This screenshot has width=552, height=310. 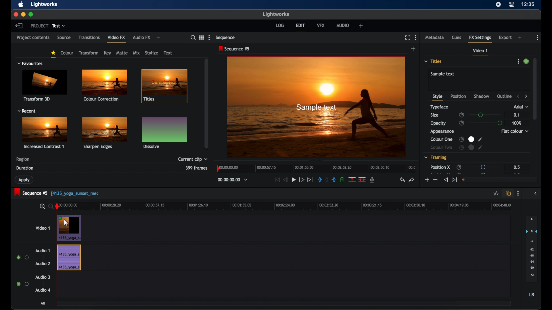 I want to click on redo, so click(x=412, y=180).